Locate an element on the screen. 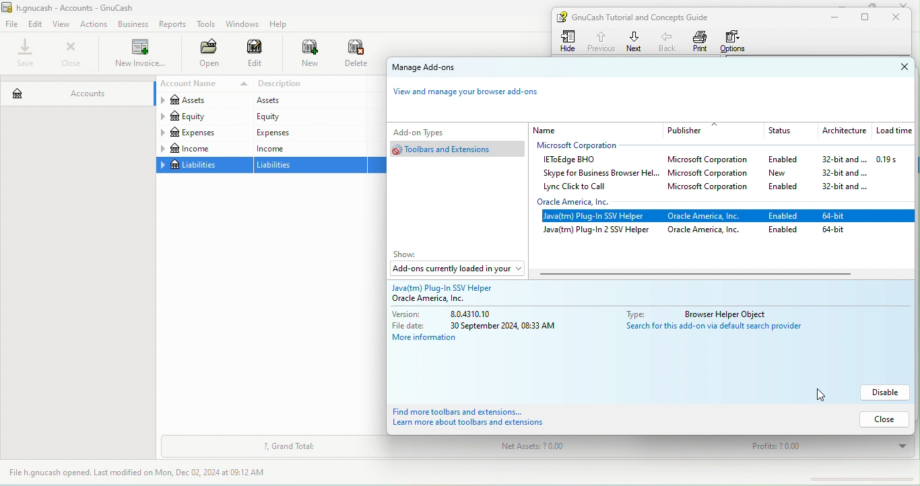  type  is located at coordinates (634, 314).